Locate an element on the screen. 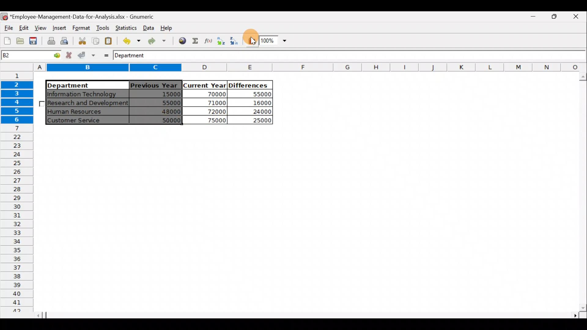 This screenshot has height=330, width=587. Previous Year is located at coordinates (154, 84).